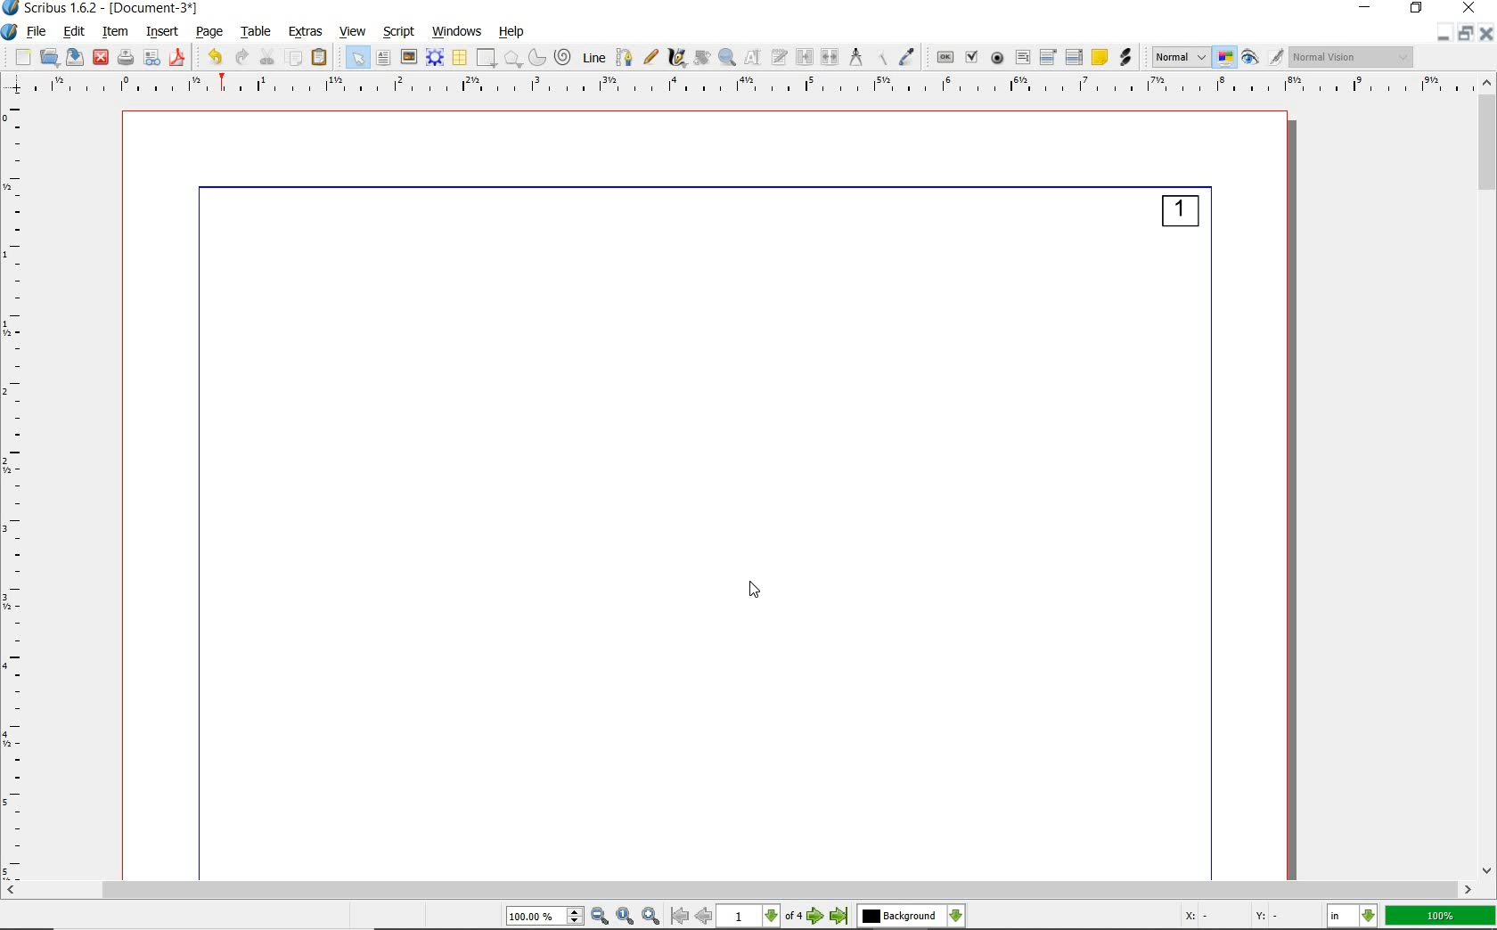  I want to click on select image preview mode: Normal, so click(1179, 56).